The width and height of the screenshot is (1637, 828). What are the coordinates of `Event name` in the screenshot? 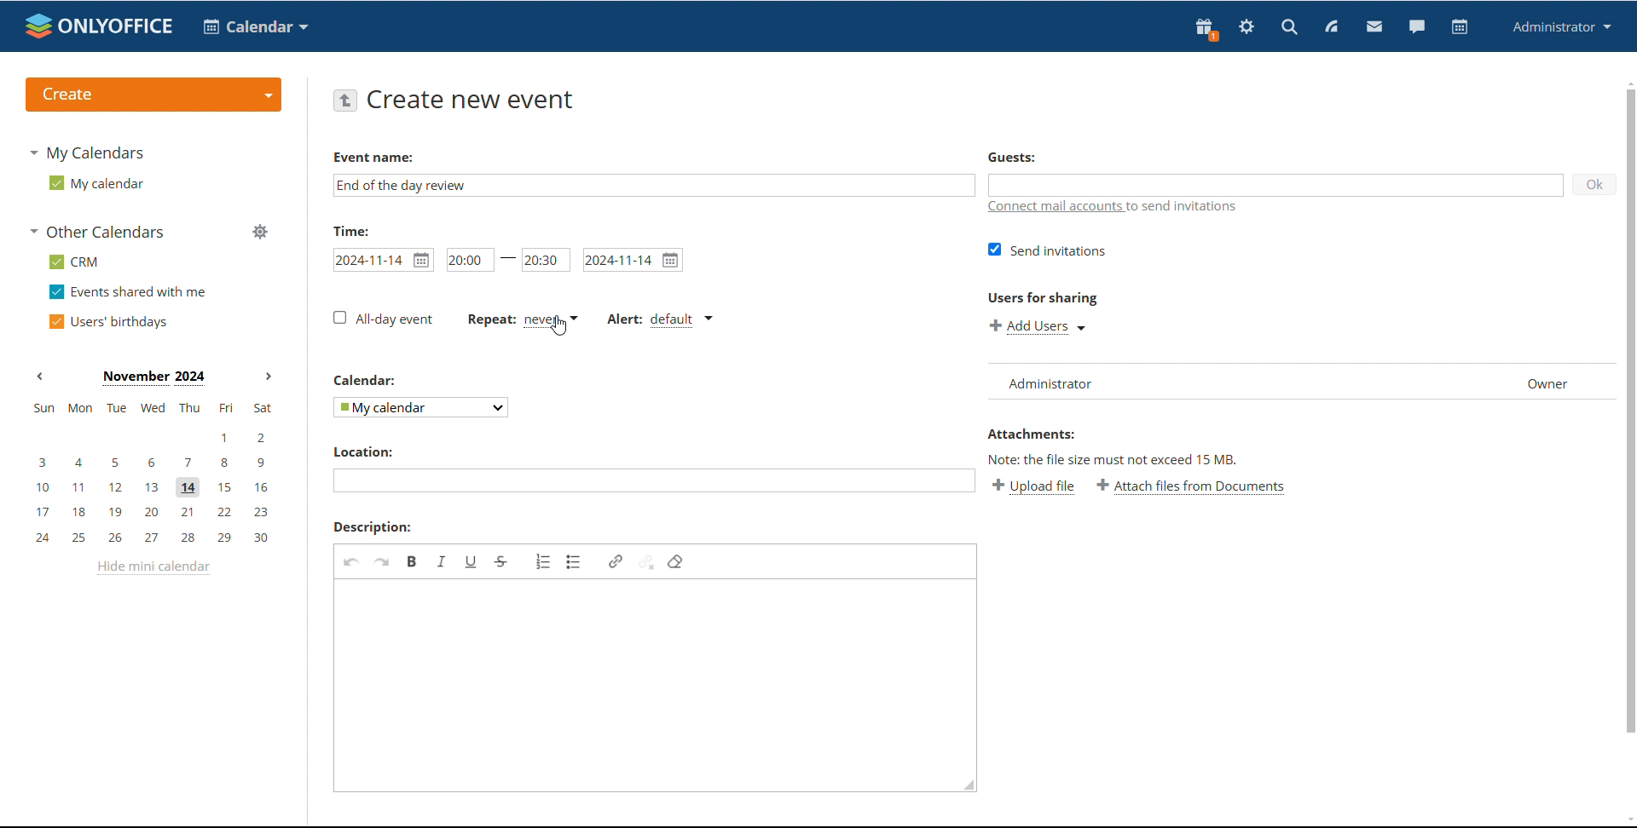 It's located at (373, 158).